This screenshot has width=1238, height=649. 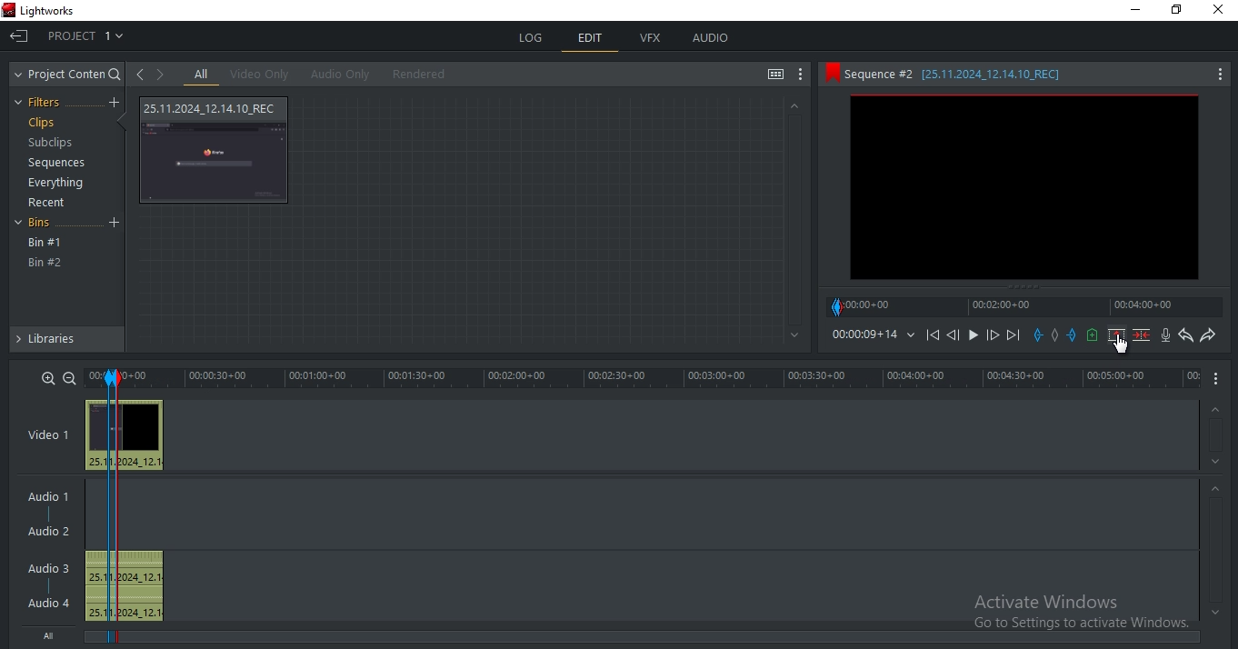 I want to click on More Options, so click(x=1220, y=379).